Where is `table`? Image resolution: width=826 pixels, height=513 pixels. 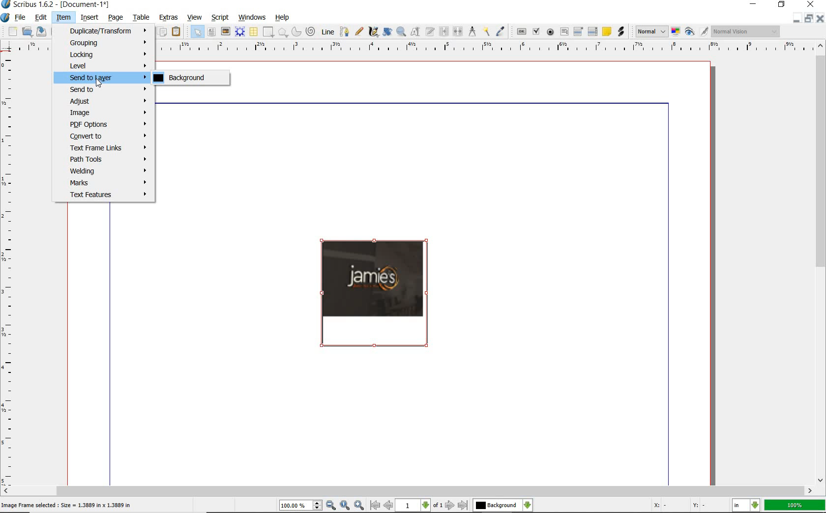 table is located at coordinates (142, 18).